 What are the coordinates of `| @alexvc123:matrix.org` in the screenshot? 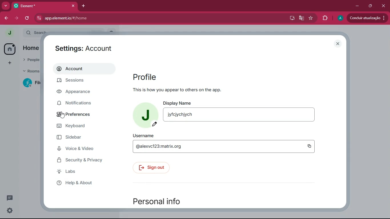 It's located at (171, 146).